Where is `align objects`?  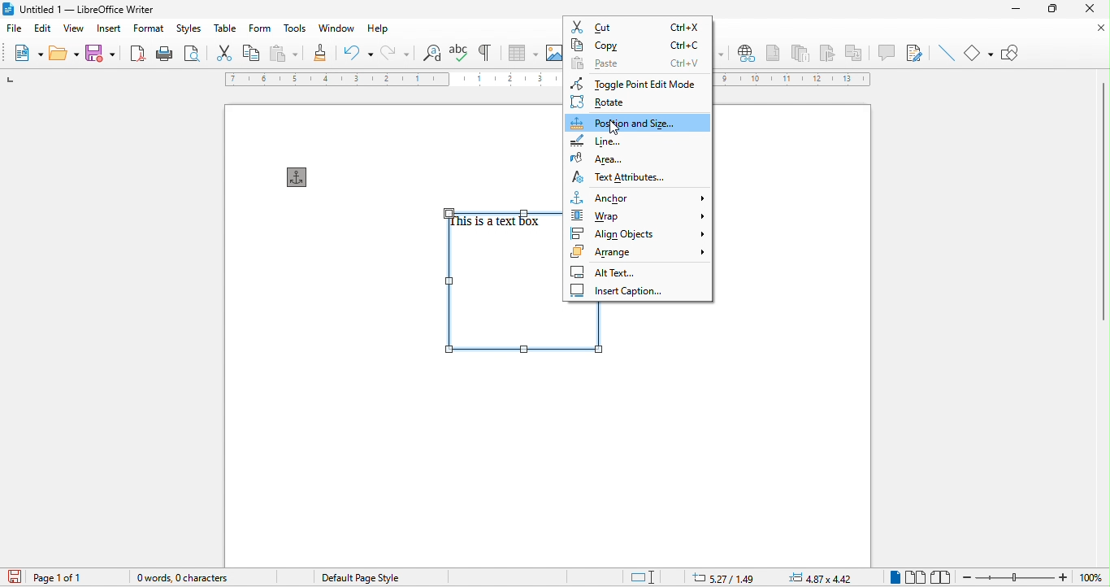
align objects is located at coordinates (638, 235).